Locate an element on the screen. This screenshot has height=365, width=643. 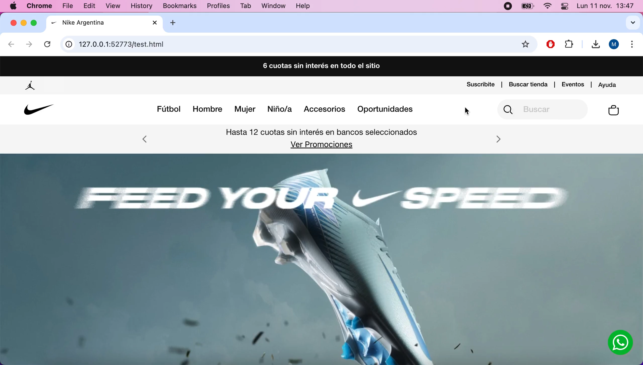
search bar is located at coordinates (298, 44).